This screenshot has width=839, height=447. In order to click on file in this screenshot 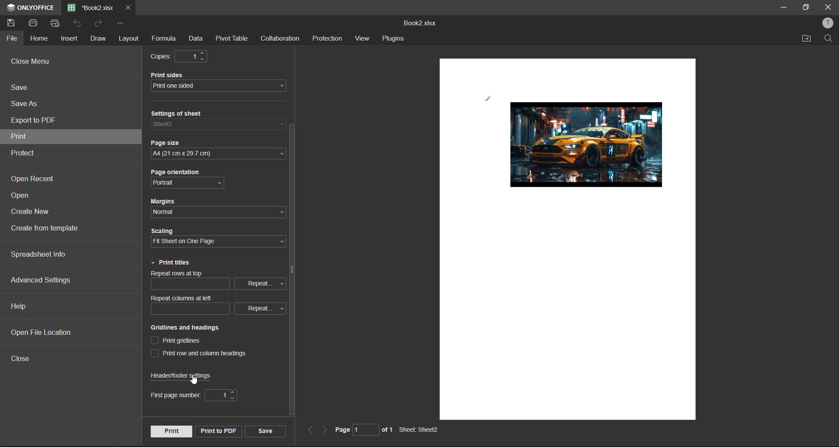, I will do `click(11, 38)`.